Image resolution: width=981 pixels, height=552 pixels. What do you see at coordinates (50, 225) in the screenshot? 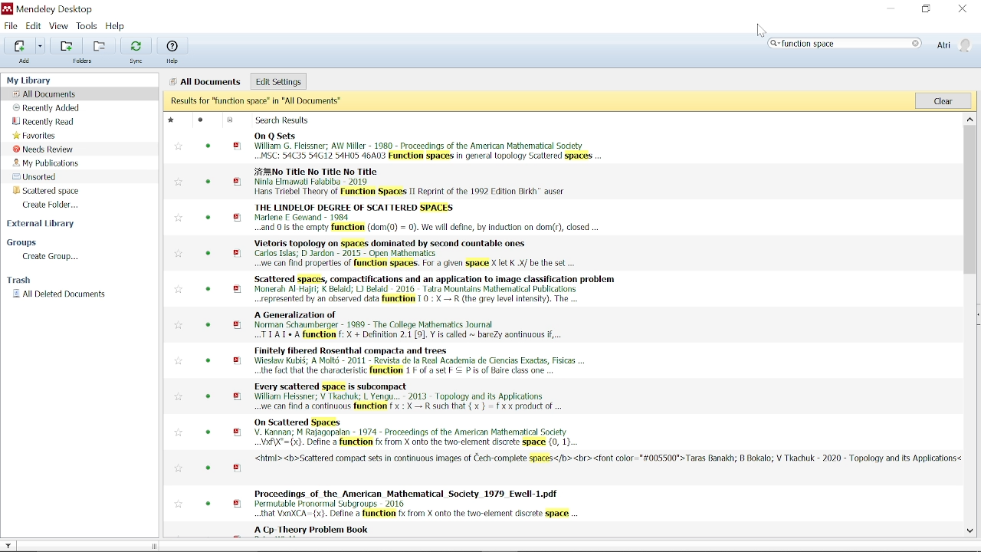
I see `External library` at bounding box center [50, 225].